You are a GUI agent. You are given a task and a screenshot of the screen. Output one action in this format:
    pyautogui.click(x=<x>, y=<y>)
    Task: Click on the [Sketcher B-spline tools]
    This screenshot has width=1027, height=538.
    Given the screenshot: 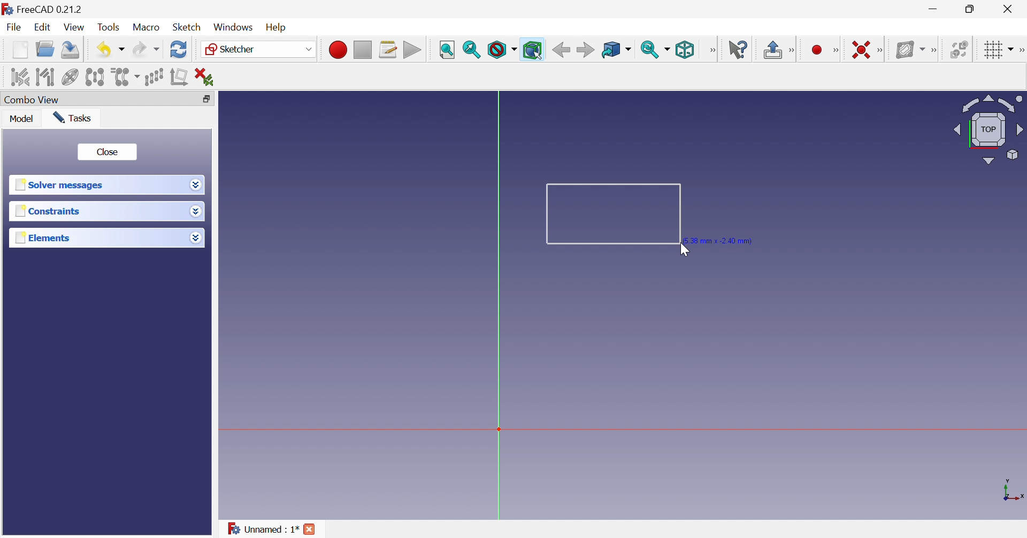 What is the action you would take?
    pyautogui.click(x=935, y=51)
    